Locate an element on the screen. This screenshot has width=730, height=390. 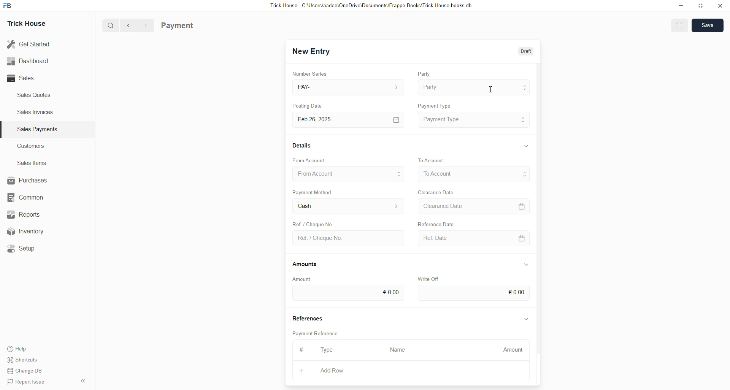
Party is located at coordinates (475, 87).